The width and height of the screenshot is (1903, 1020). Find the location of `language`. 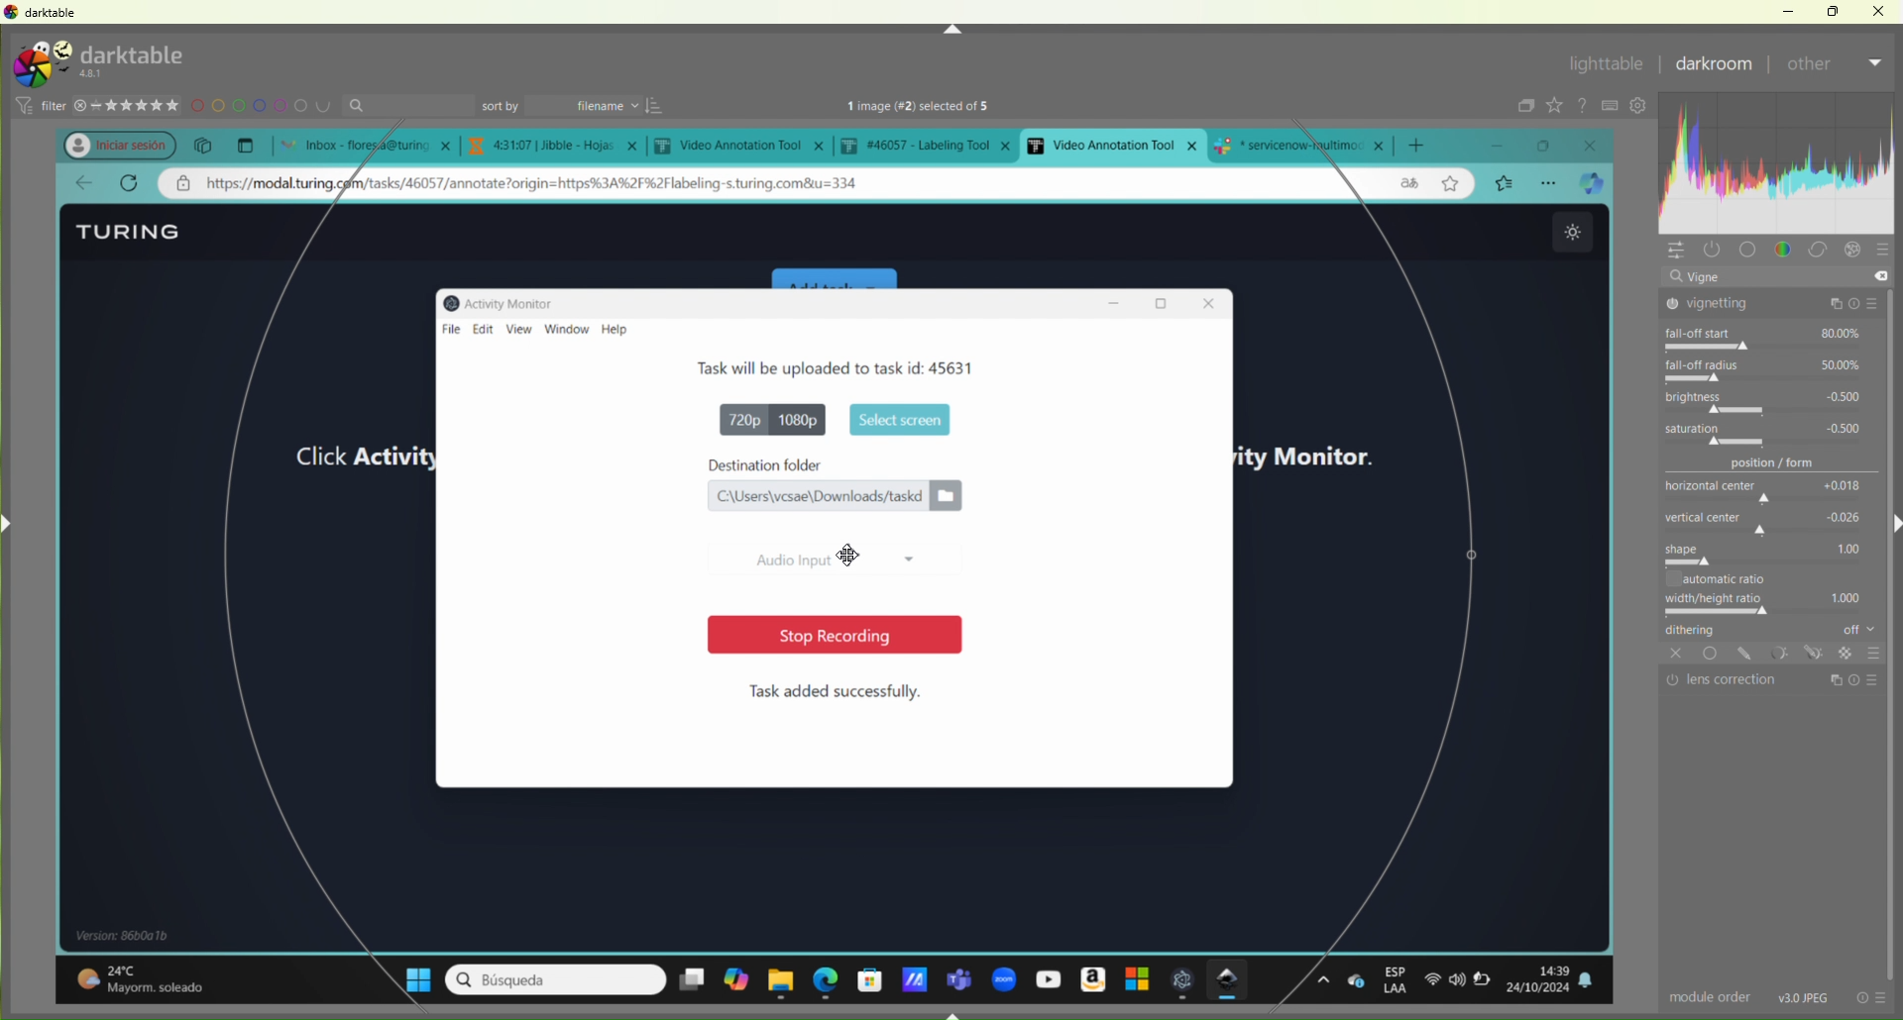

language is located at coordinates (1405, 183).